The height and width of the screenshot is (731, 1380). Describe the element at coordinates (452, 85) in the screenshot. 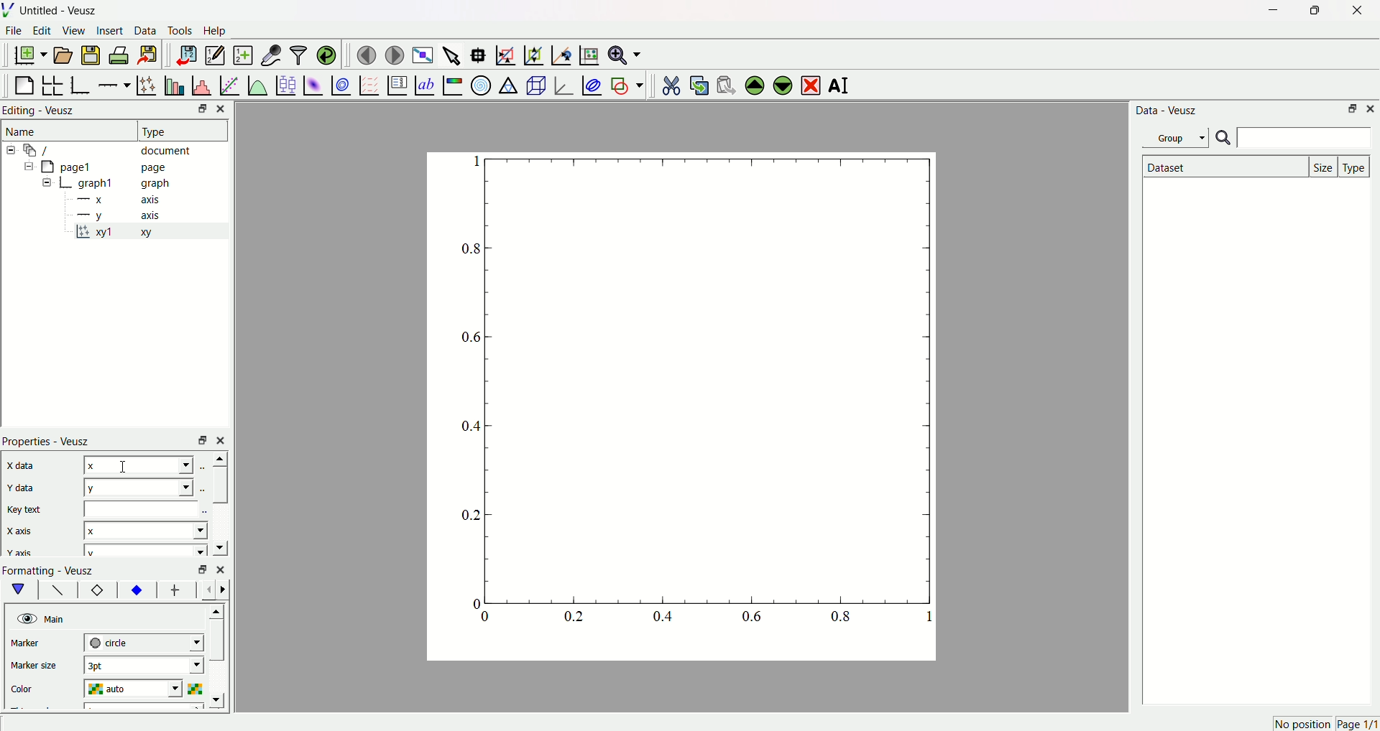

I see `image color bar` at that location.